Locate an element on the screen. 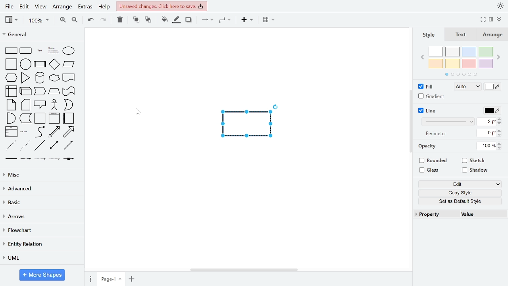  pages is located at coordinates (90, 278).